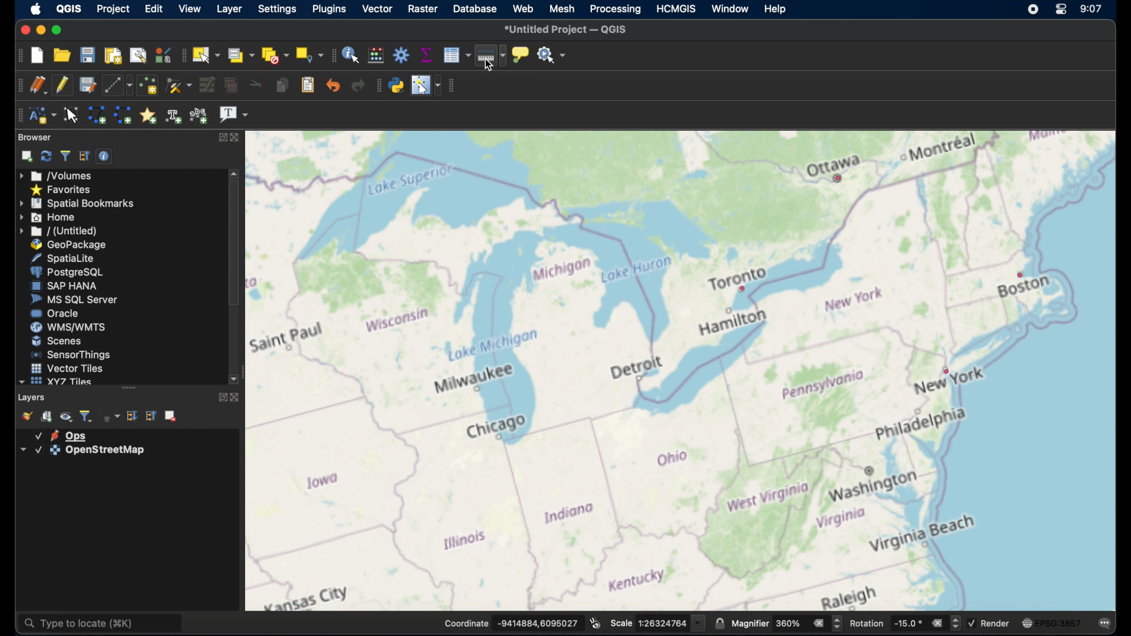 Image resolution: width=1131 pixels, height=636 pixels. Describe the element at coordinates (936, 290) in the screenshot. I see `open street map` at that location.